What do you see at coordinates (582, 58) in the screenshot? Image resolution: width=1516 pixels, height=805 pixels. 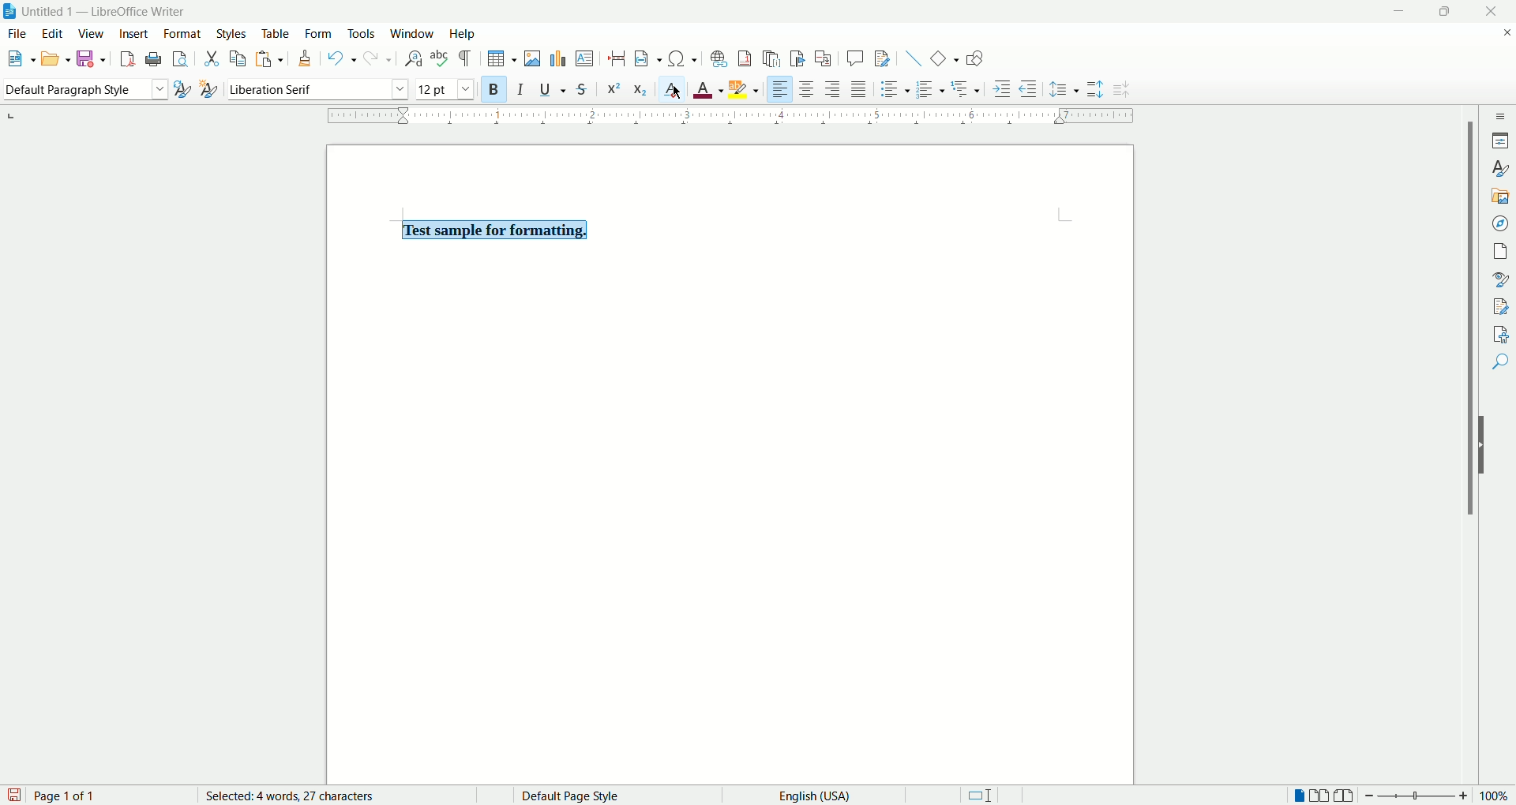 I see `insert text` at bounding box center [582, 58].